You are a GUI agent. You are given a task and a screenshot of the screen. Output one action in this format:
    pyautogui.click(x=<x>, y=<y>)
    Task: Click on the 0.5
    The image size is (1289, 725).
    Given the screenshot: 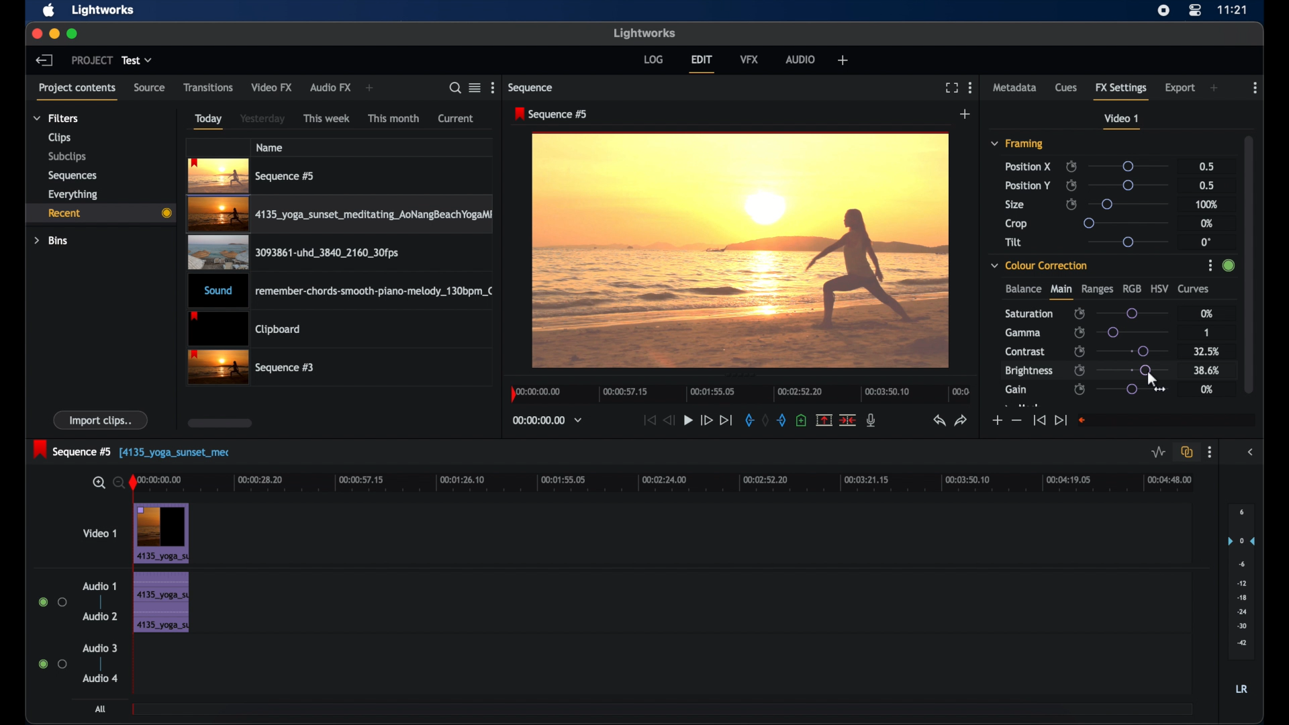 What is the action you would take?
    pyautogui.click(x=1208, y=185)
    